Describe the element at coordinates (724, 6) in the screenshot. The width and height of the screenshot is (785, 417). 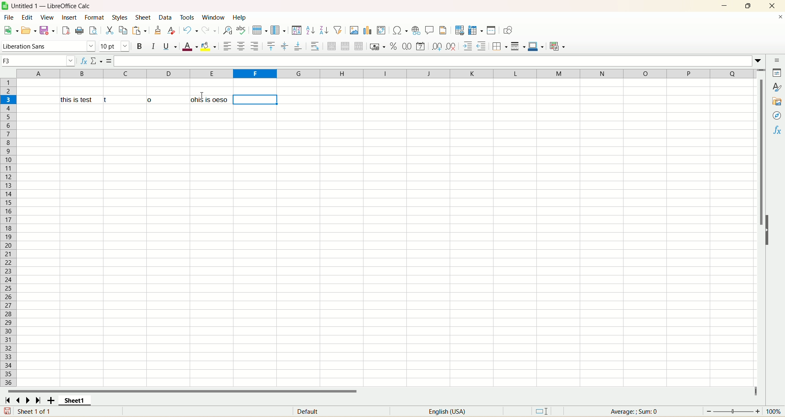
I see `minimize` at that location.